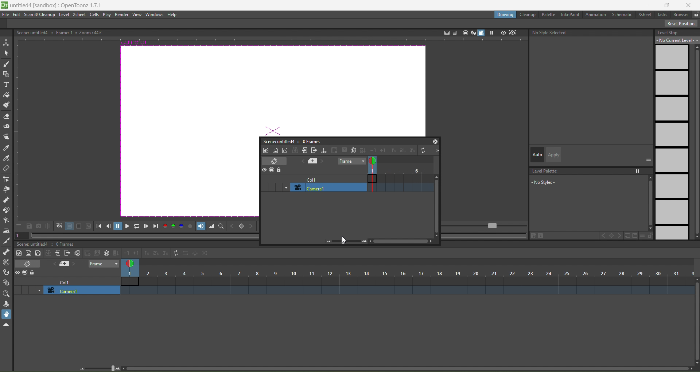  I want to click on locator, so click(221, 226).